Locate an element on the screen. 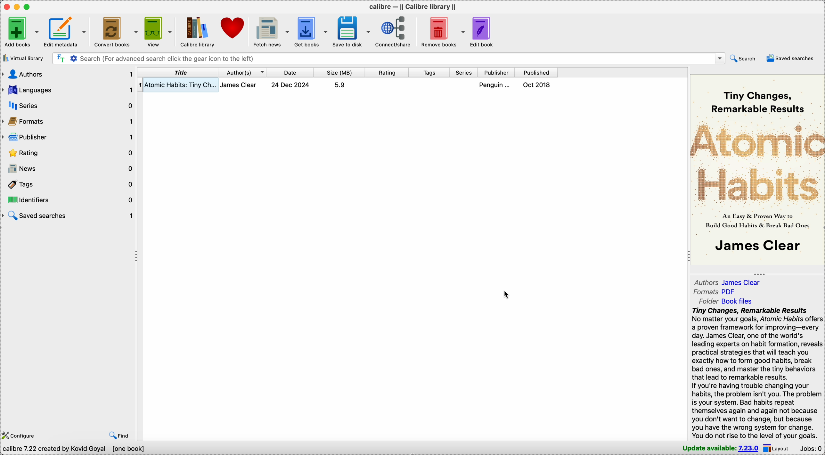 The image size is (825, 455). saved searches is located at coordinates (69, 215).